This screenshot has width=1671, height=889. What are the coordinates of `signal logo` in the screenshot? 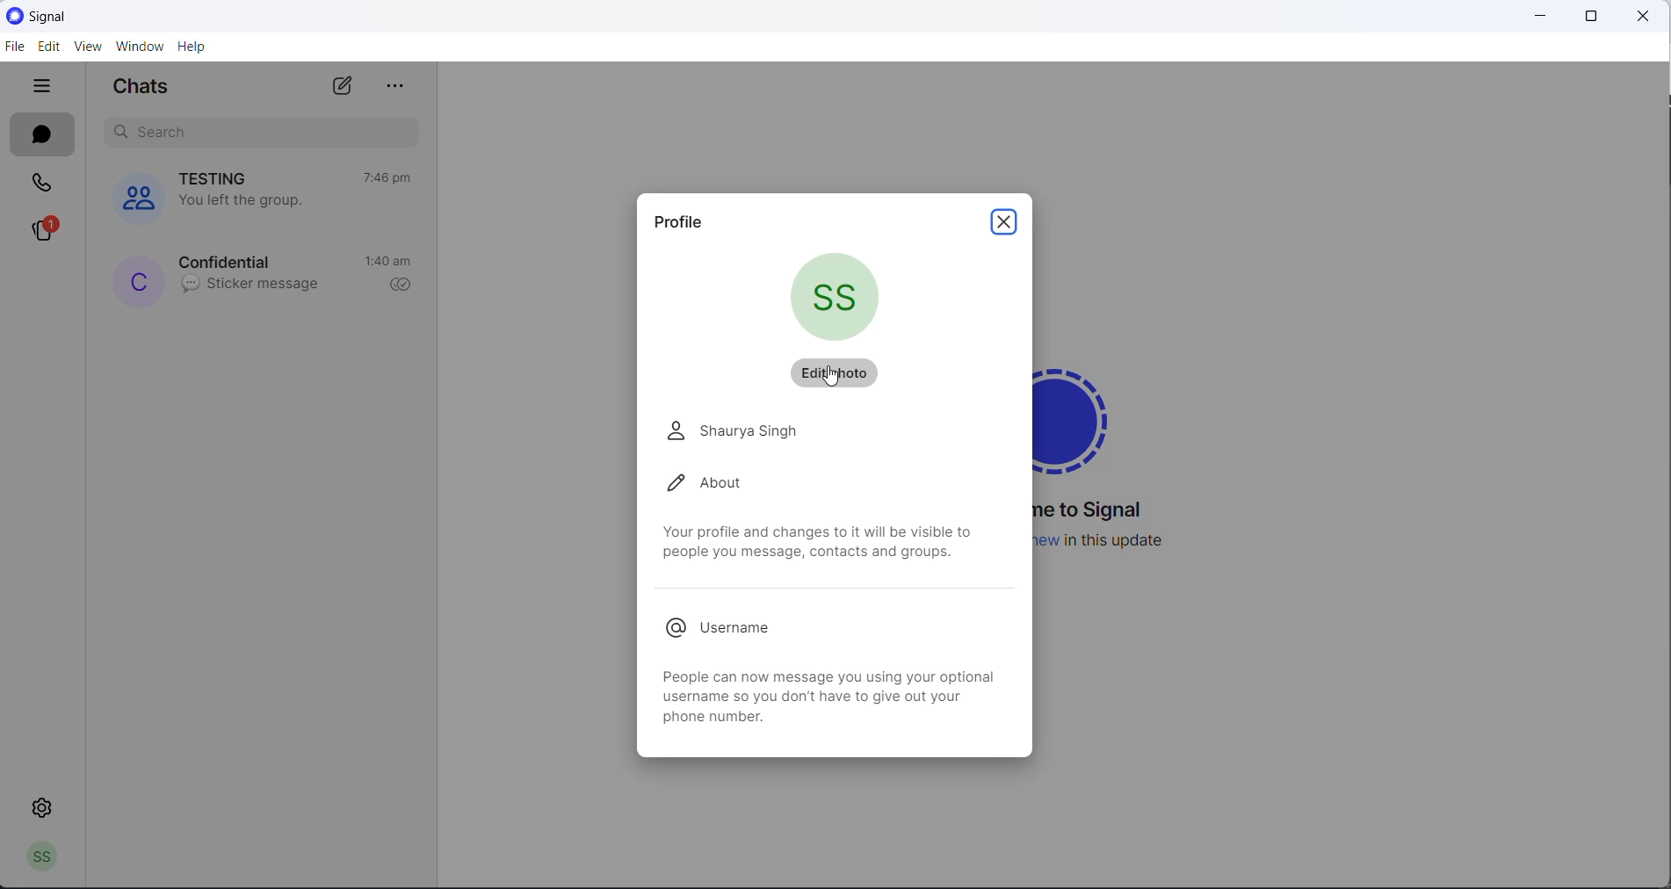 It's located at (1086, 415).